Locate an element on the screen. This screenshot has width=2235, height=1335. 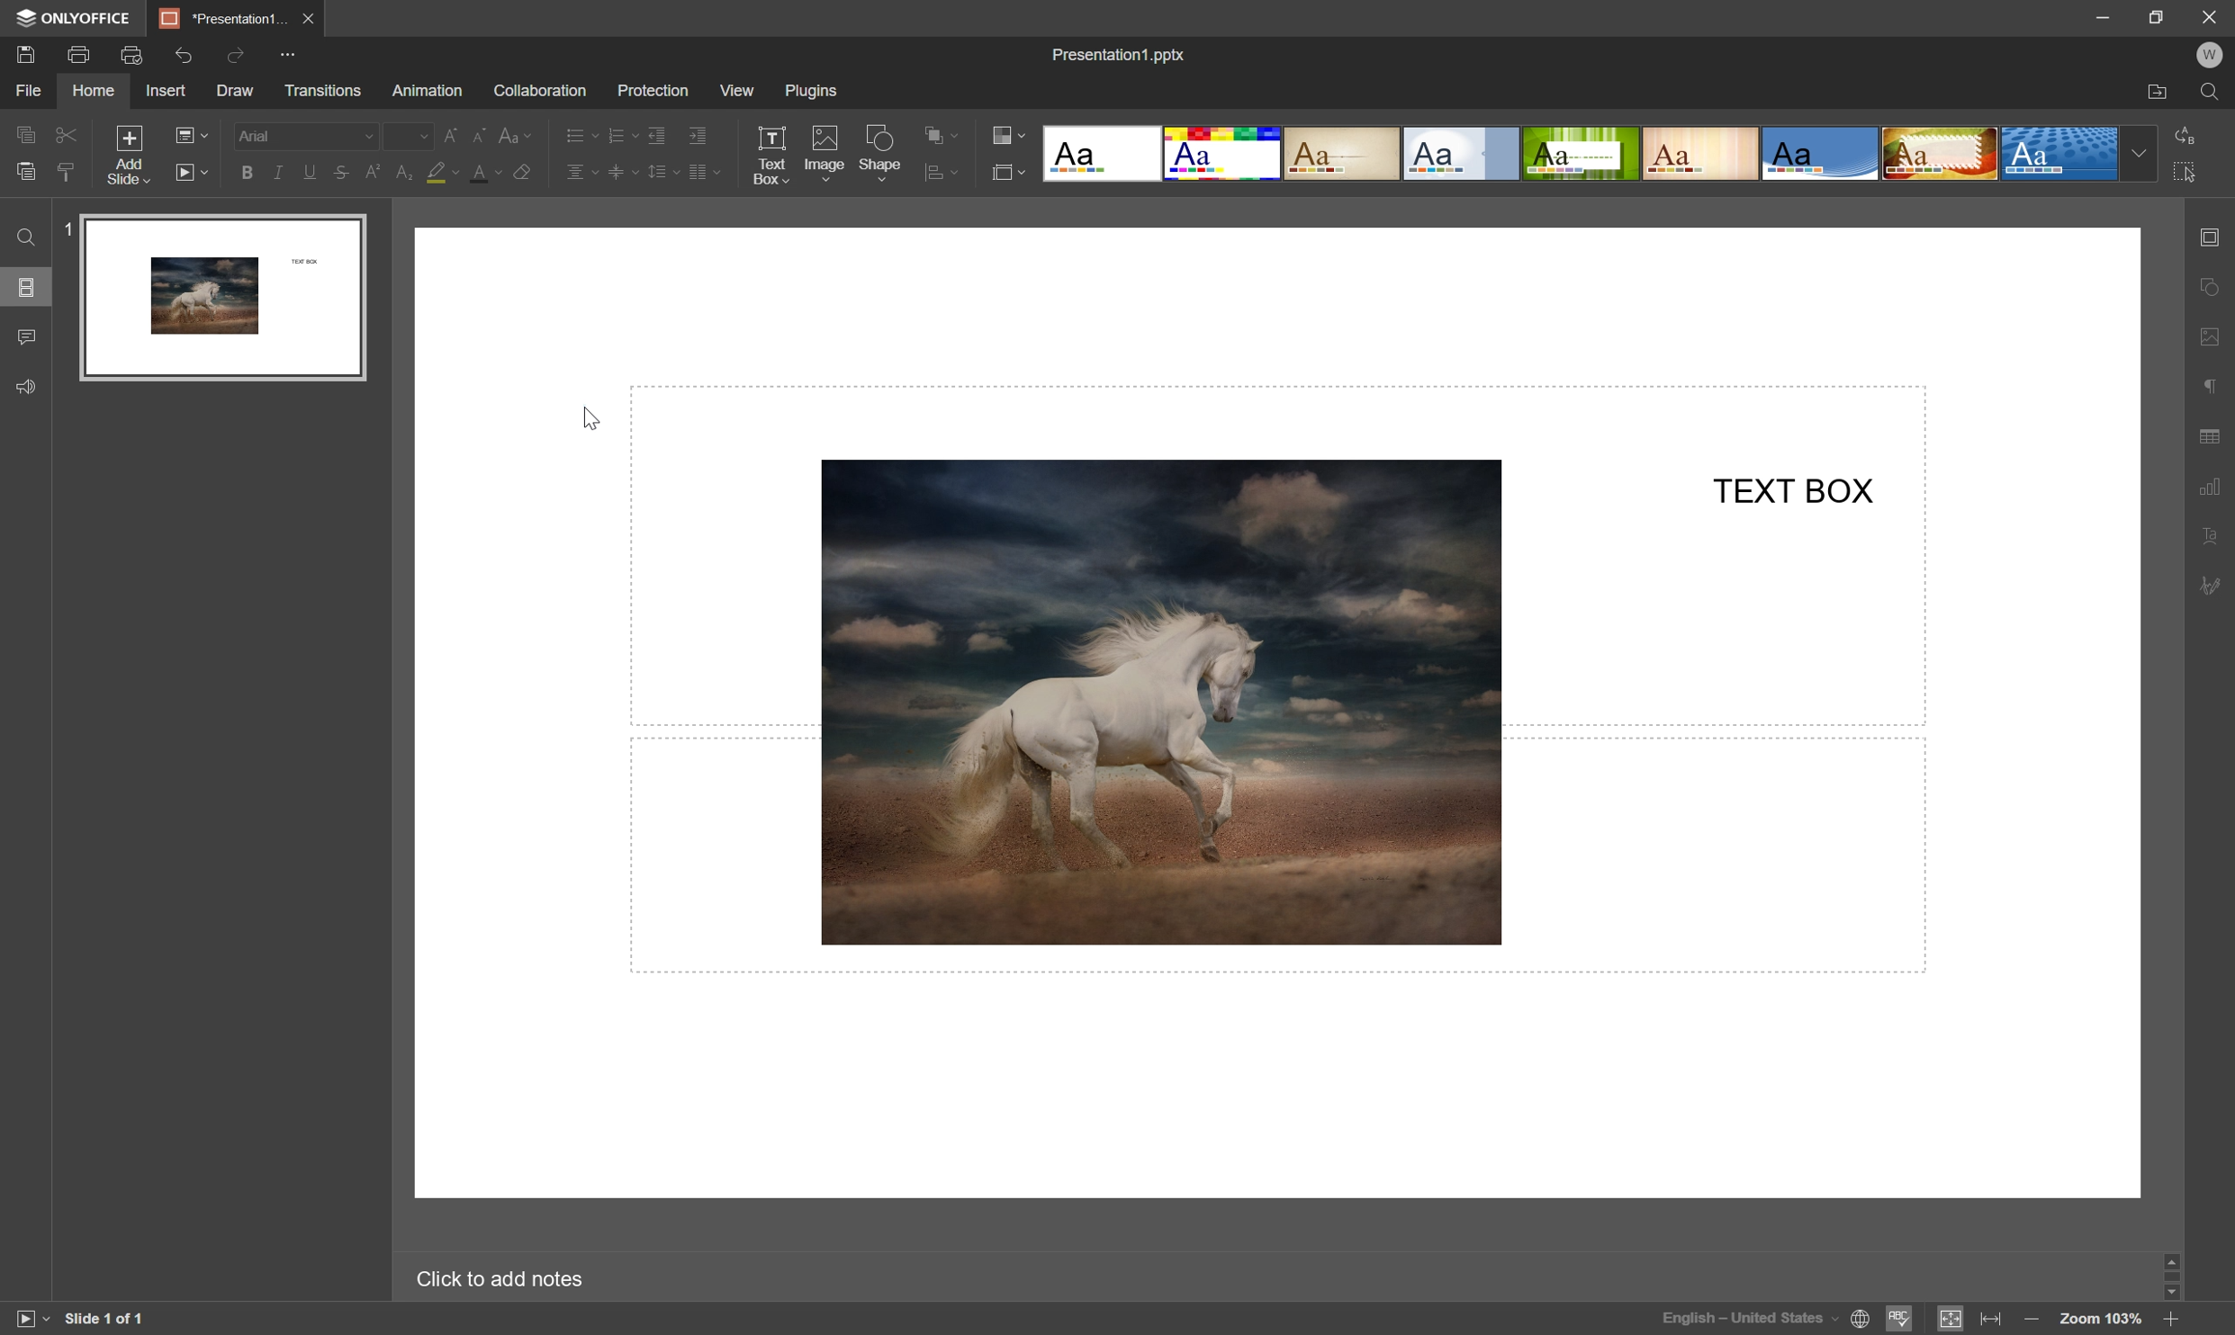
shape is located at coordinates (881, 153).